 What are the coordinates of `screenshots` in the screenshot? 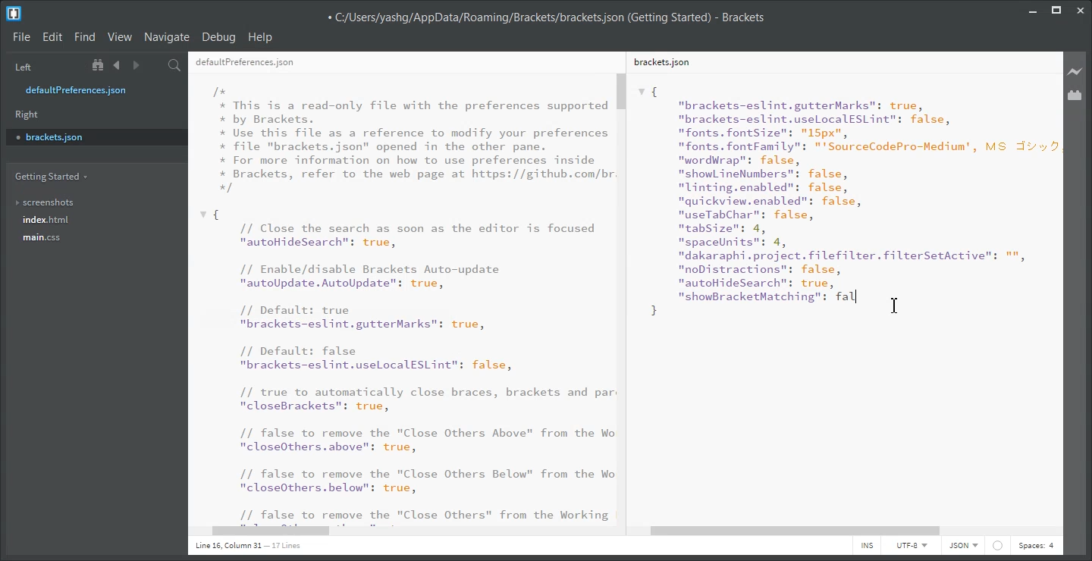 It's located at (45, 199).